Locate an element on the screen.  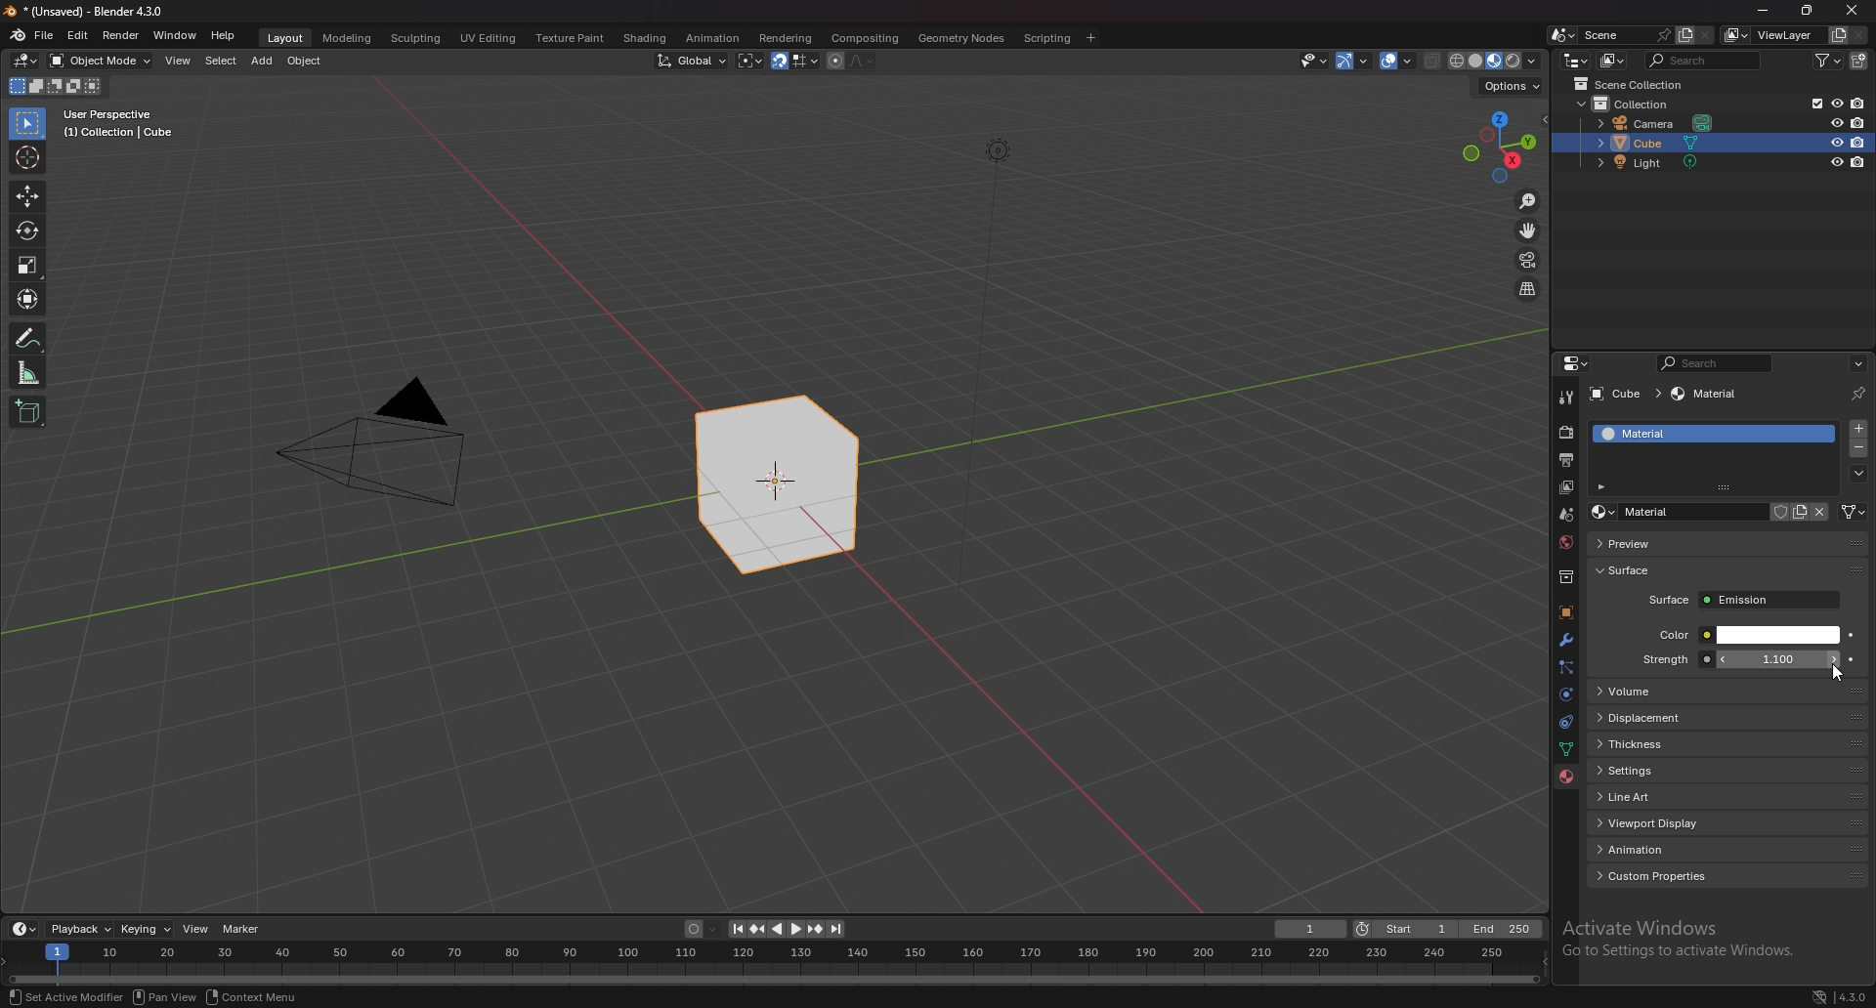
hide in viewport is located at coordinates (1837, 161).